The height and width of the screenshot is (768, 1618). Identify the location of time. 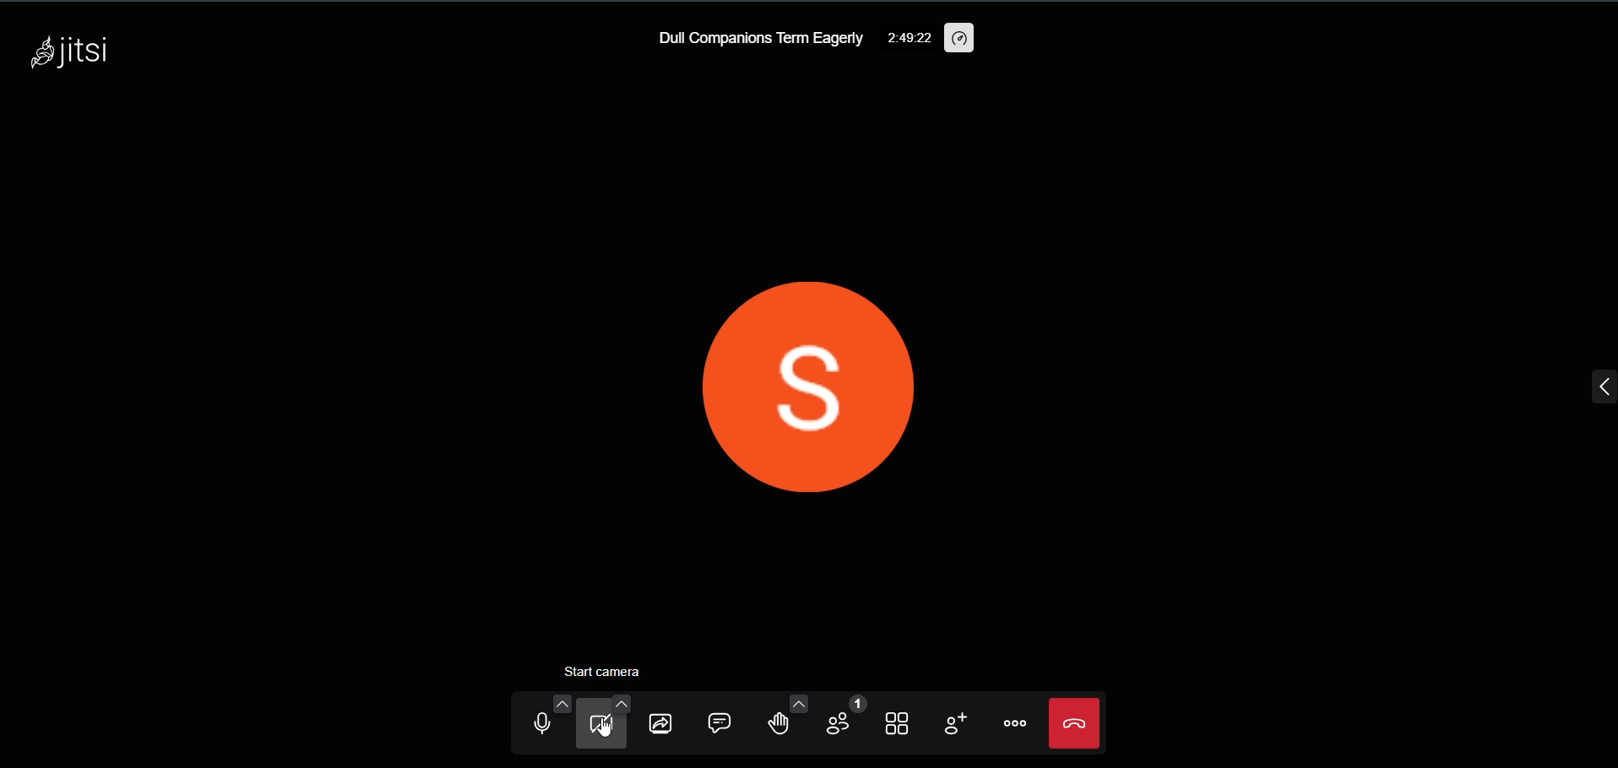
(909, 41).